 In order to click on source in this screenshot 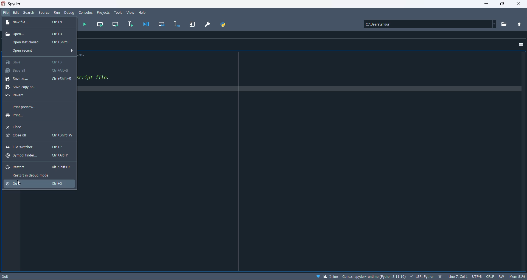, I will do `click(45, 13)`.